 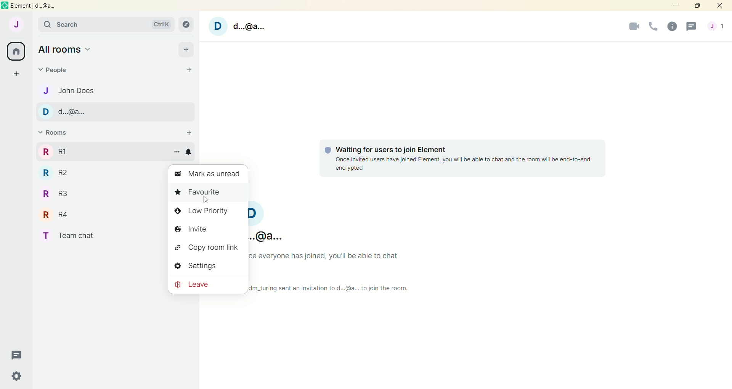 What do you see at coordinates (190, 152) in the screenshot?
I see `Notification` at bounding box center [190, 152].